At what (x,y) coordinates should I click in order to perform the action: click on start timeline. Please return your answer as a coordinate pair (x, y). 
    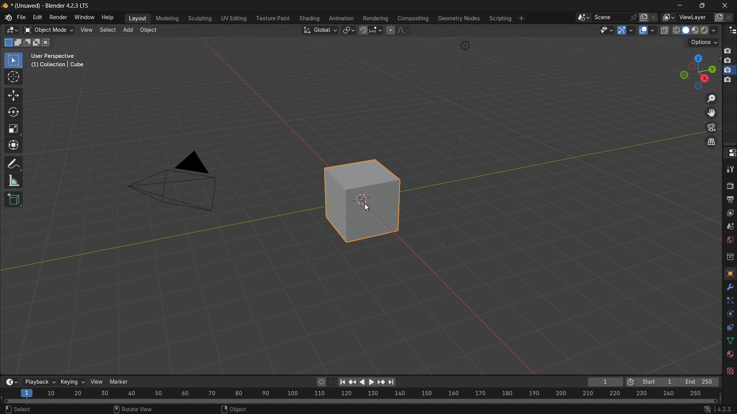
    Looking at the image, I should click on (657, 382).